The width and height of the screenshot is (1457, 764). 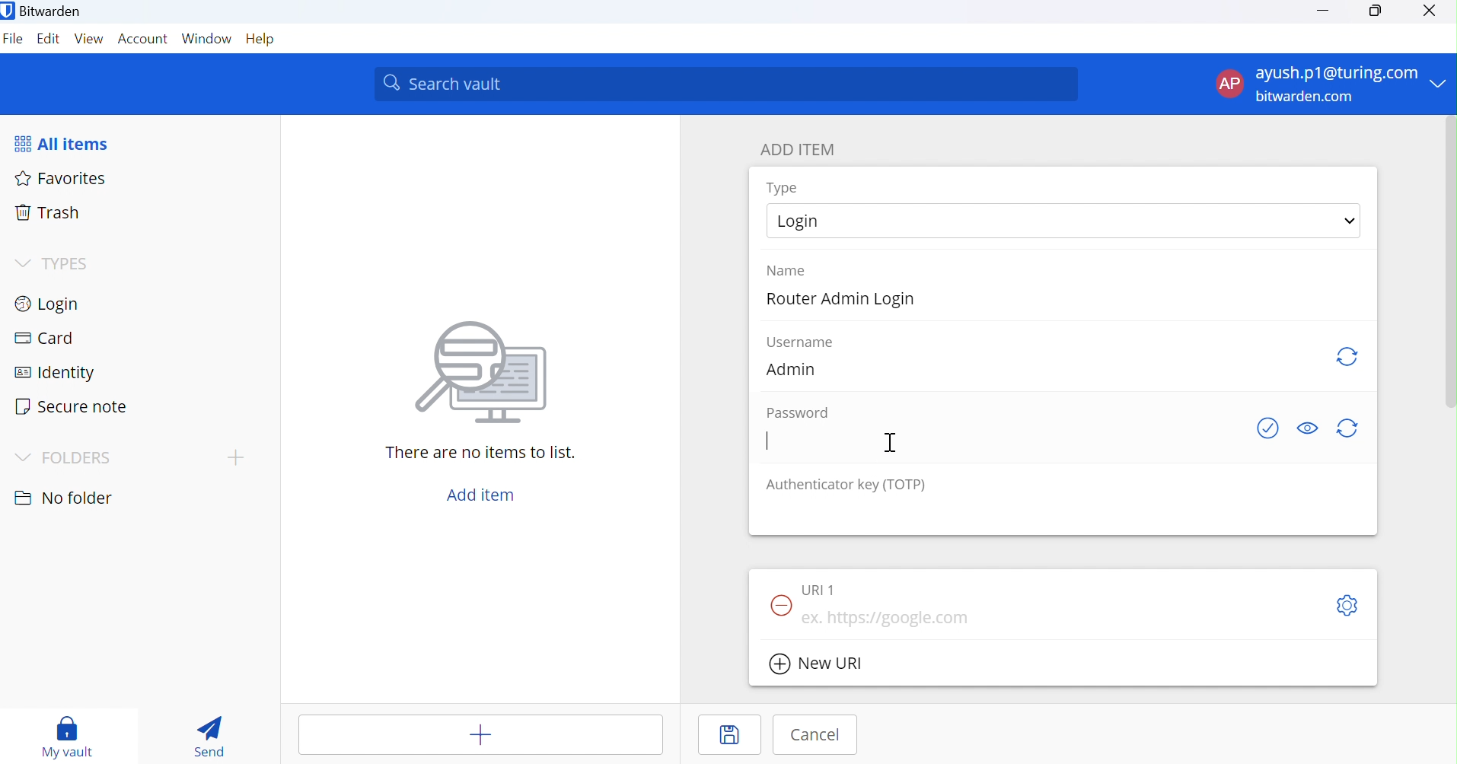 What do you see at coordinates (52, 264) in the screenshot?
I see `TYPES` at bounding box center [52, 264].